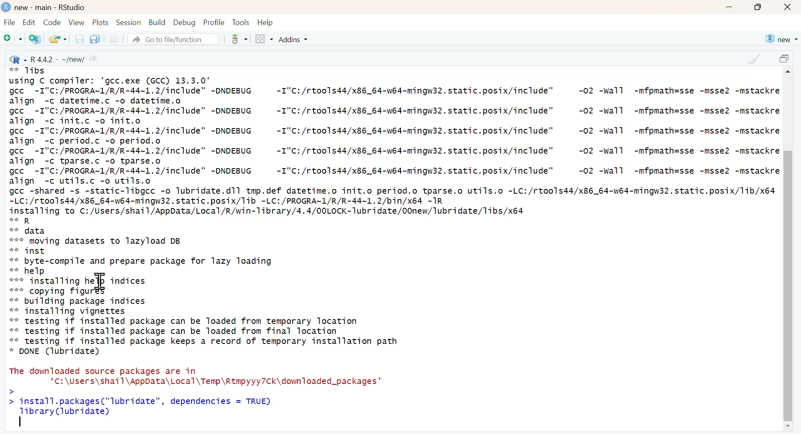 The image size is (801, 434). What do you see at coordinates (241, 22) in the screenshot?
I see `Tools` at bounding box center [241, 22].